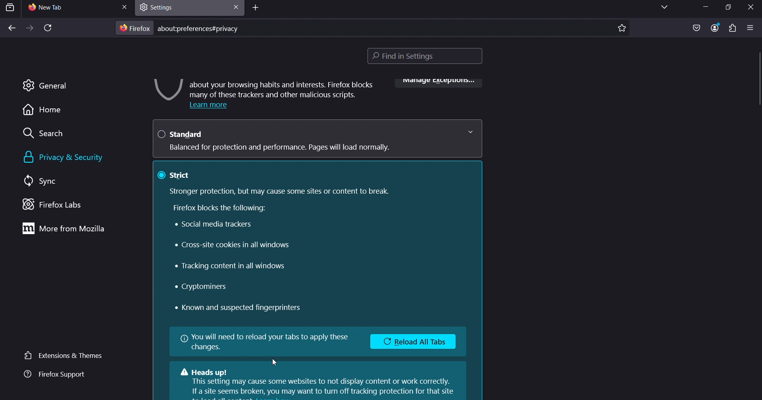  What do you see at coordinates (10, 8) in the screenshot?
I see `search tab` at bounding box center [10, 8].